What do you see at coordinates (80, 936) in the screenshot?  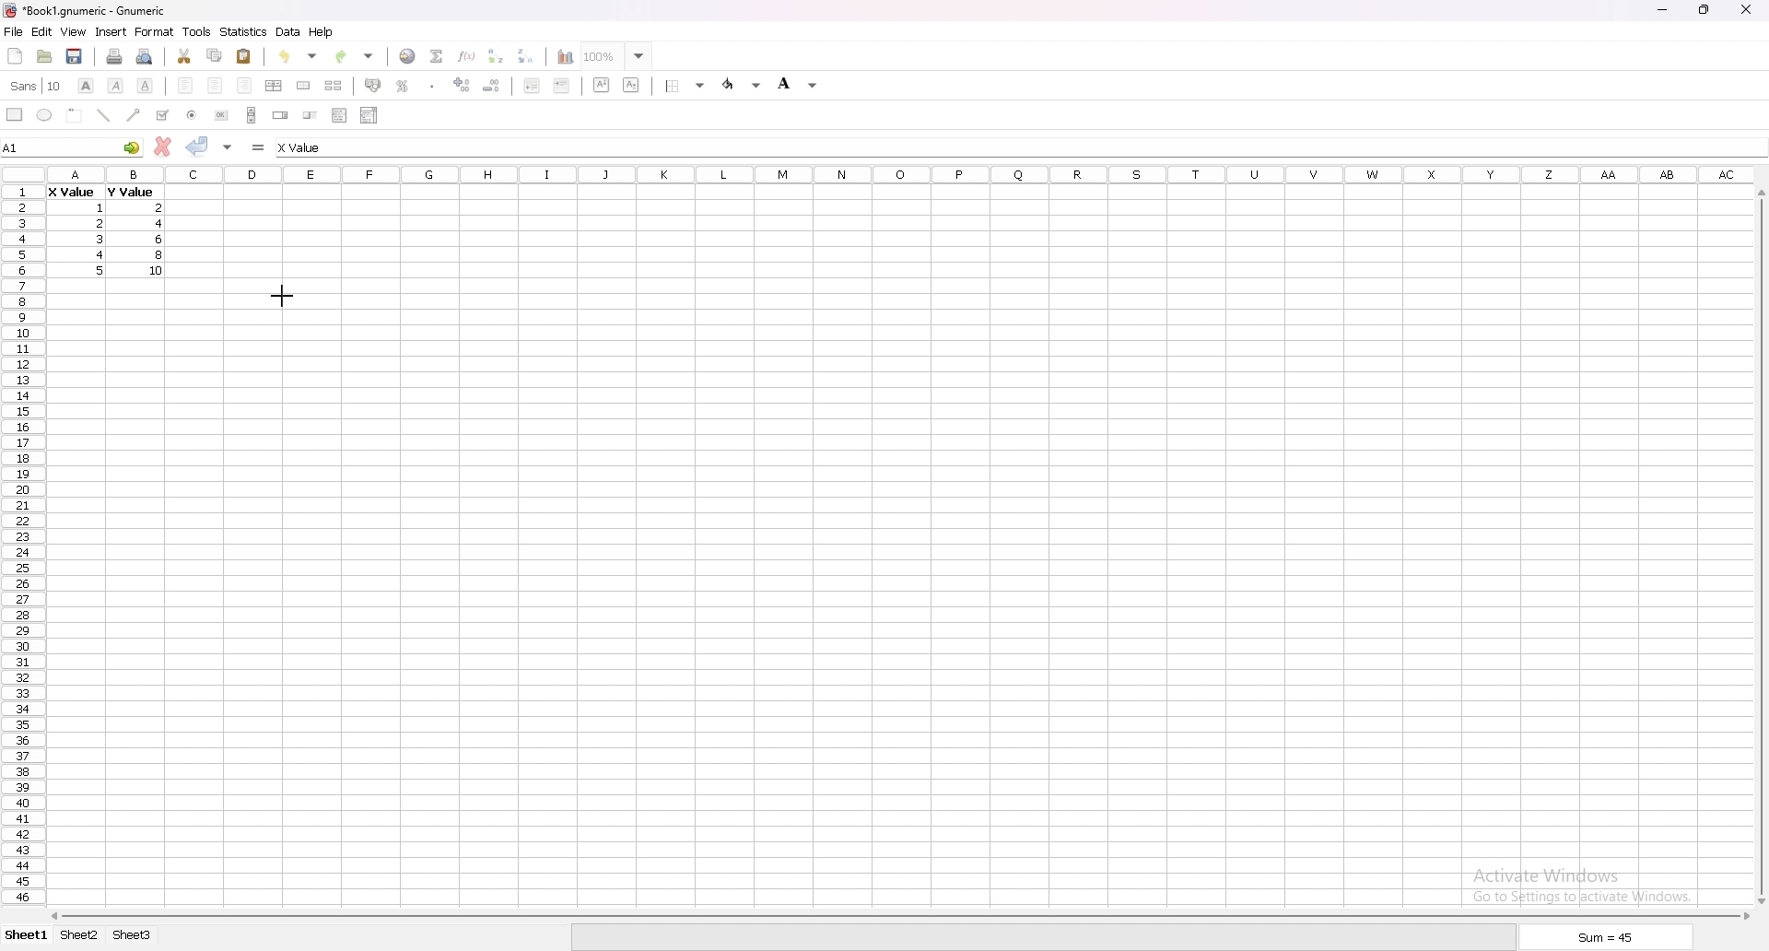 I see `sheet 2` at bounding box center [80, 936].